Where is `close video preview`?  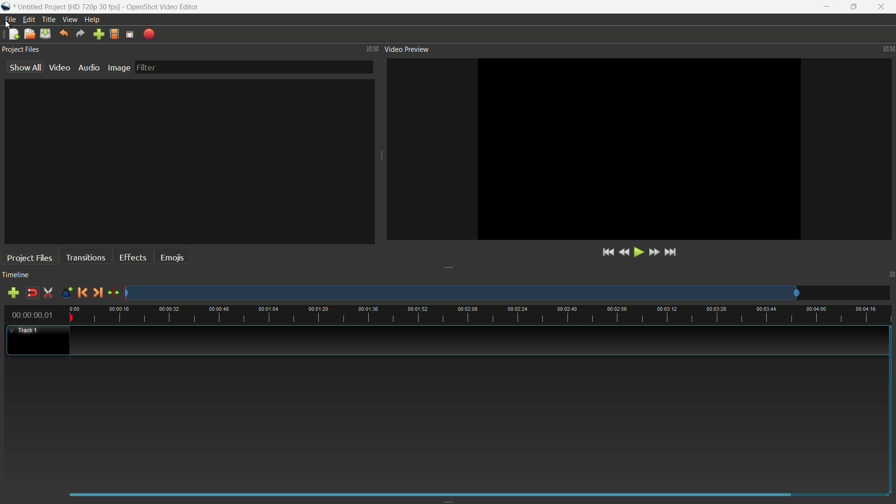
close video preview is located at coordinates (890, 49).